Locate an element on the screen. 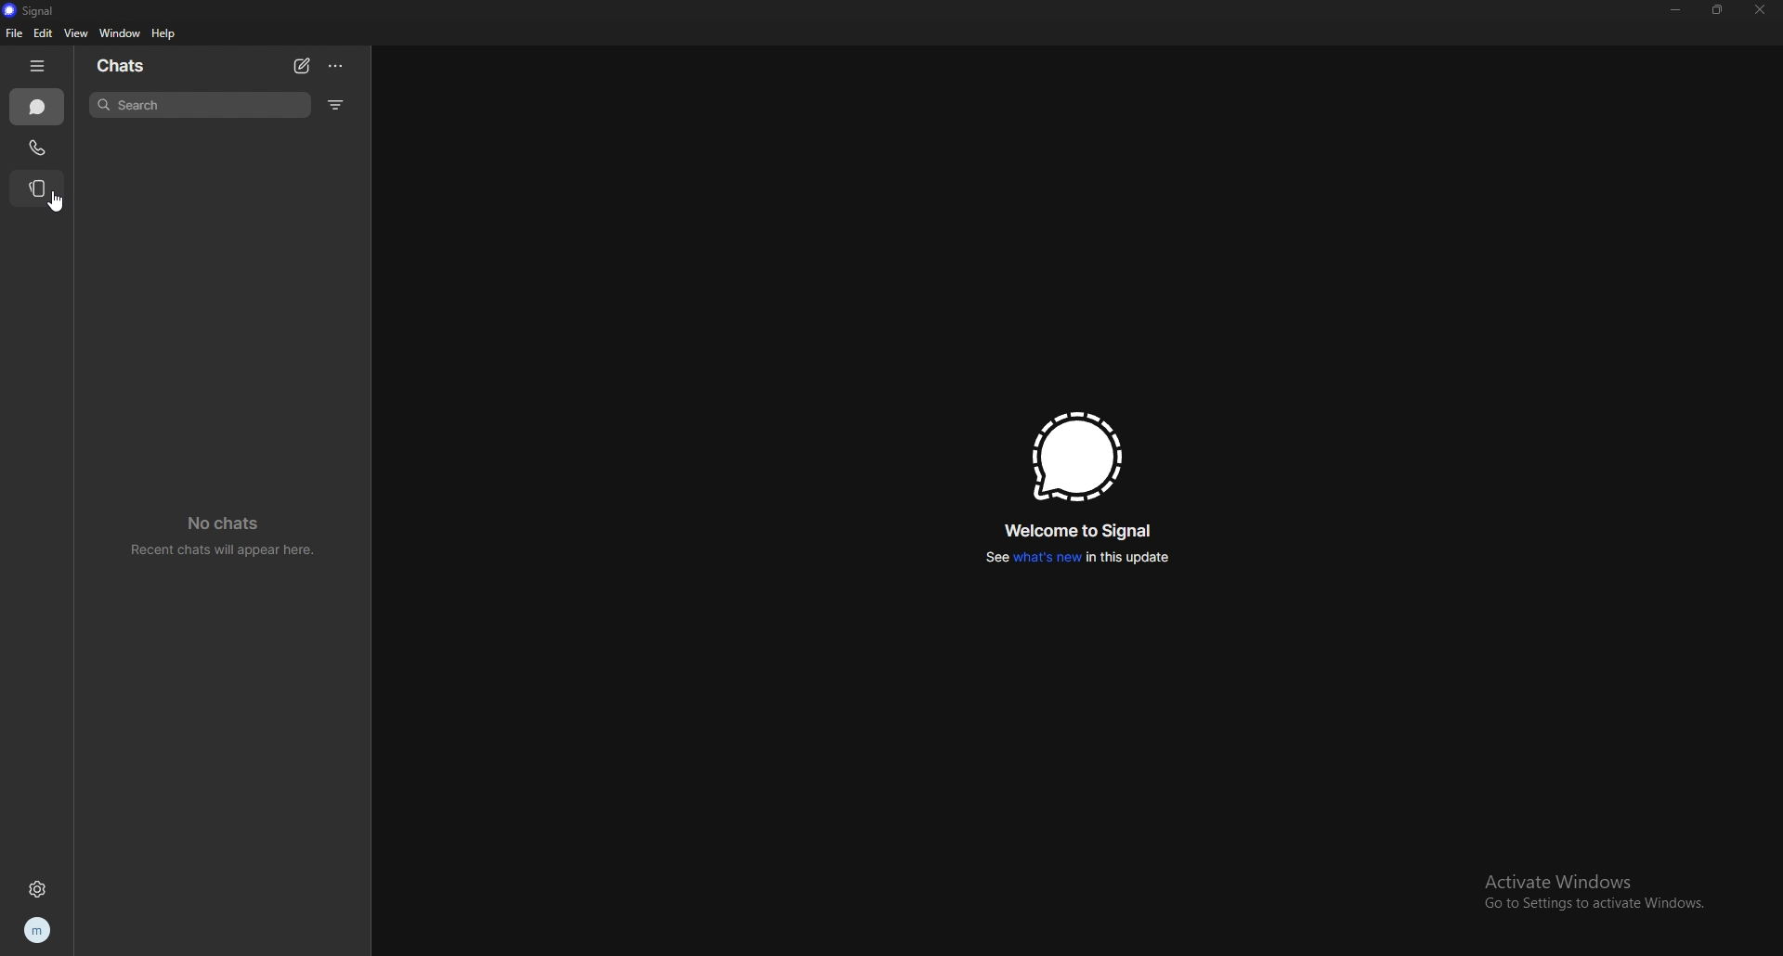 Image resolution: width=1783 pixels, height=956 pixels. chats is located at coordinates (124, 67).